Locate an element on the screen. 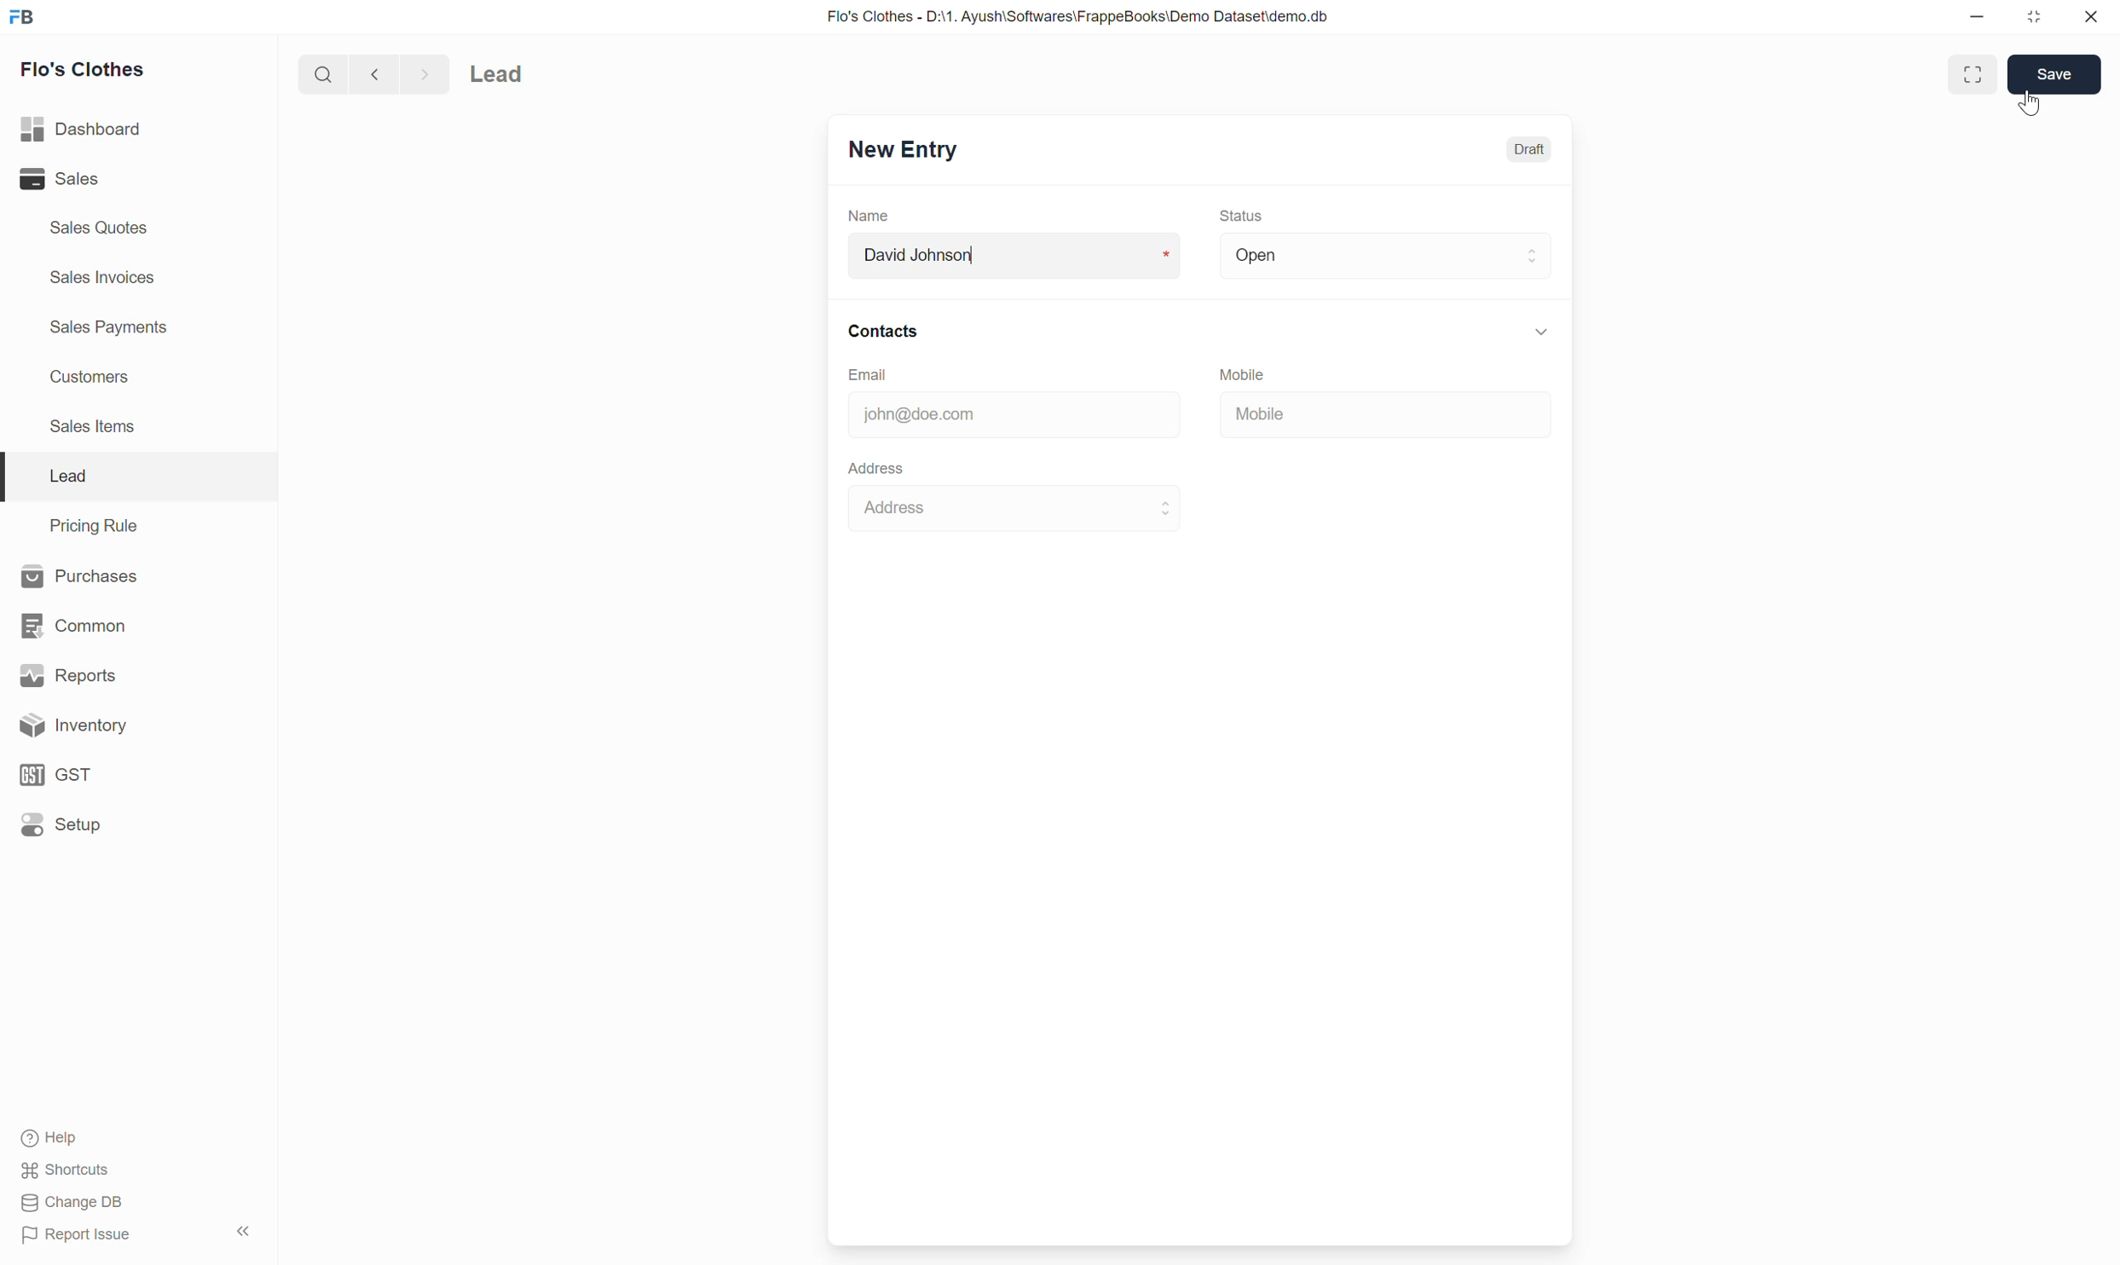  close is located at coordinates (2088, 17).